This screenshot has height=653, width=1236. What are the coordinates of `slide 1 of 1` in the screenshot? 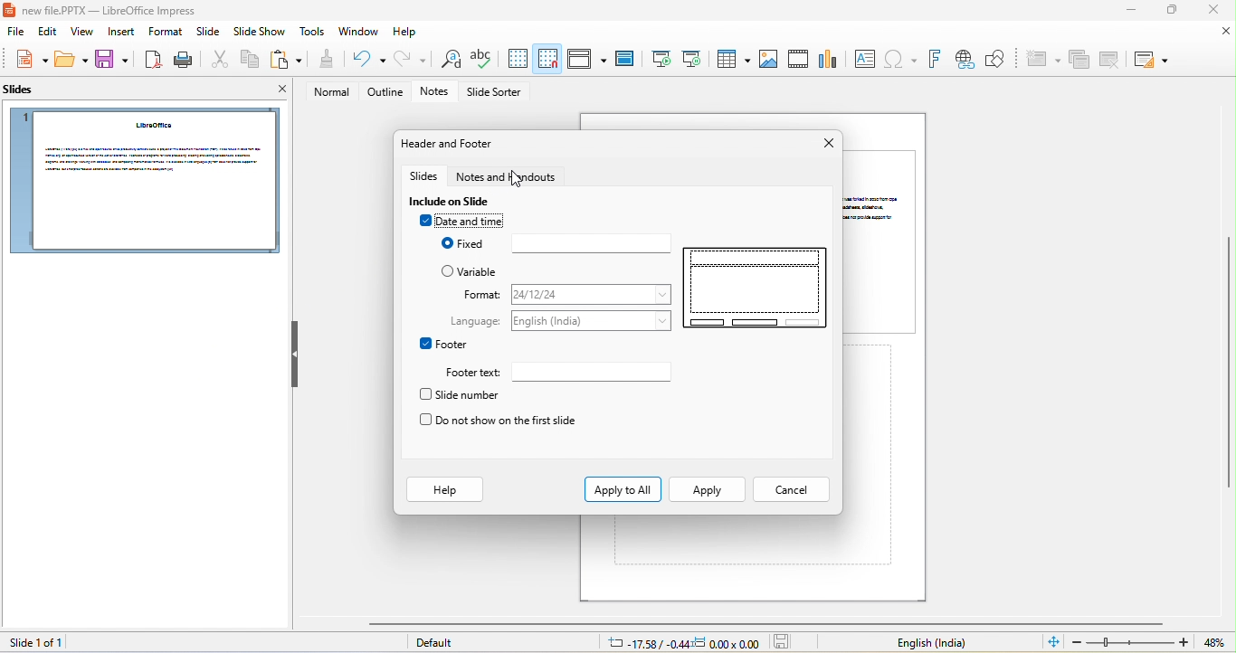 It's located at (33, 642).